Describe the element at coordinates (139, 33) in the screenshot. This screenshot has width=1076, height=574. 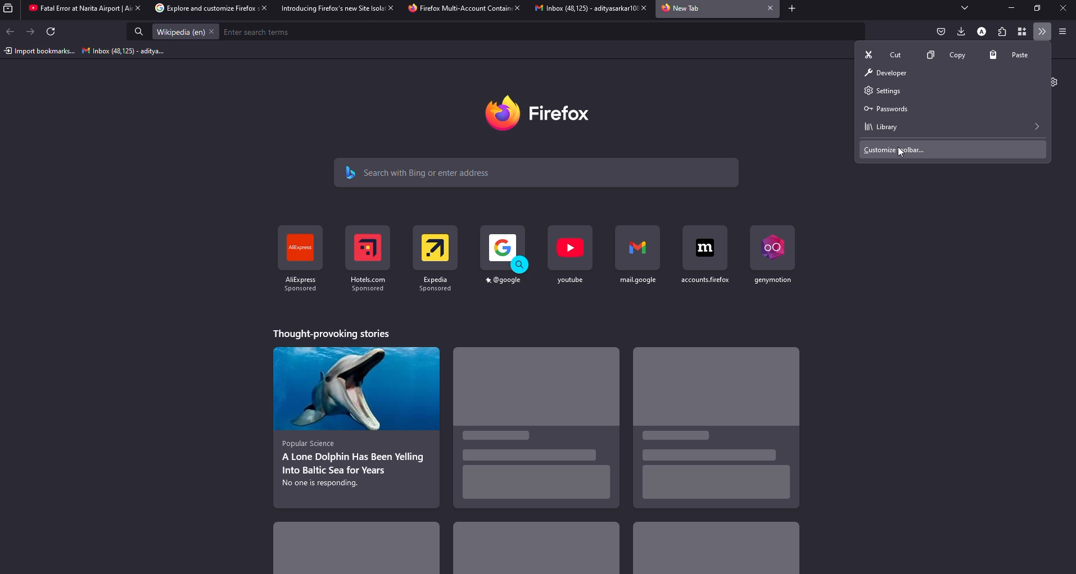
I see `search` at that location.